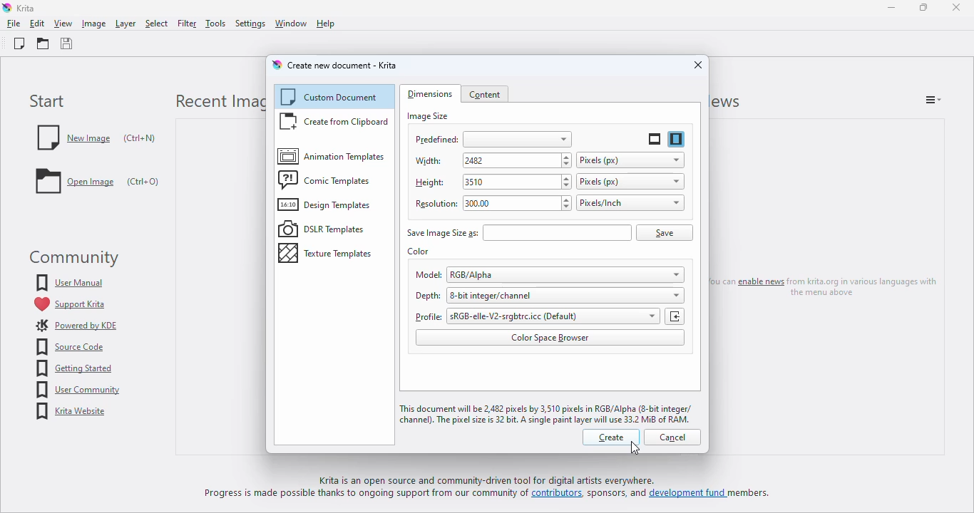  I want to click on help, so click(325, 24).